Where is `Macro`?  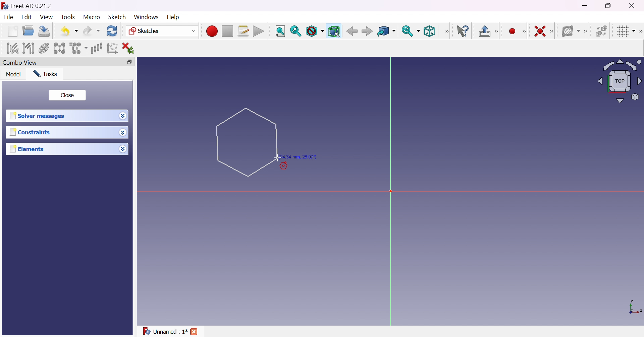 Macro is located at coordinates (92, 17).